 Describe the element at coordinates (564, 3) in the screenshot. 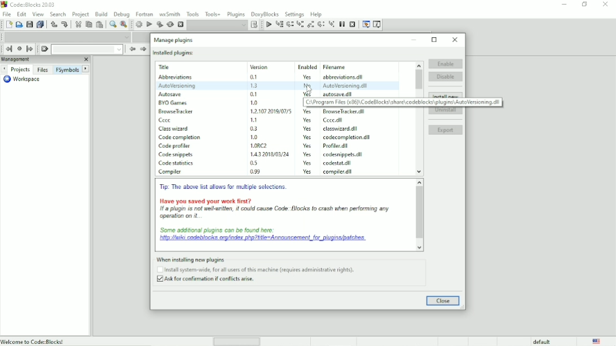

I see `Minimize` at that location.